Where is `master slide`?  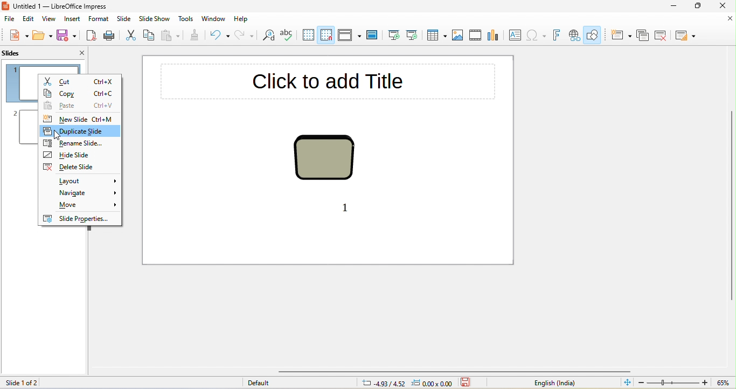
master slide is located at coordinates (374, 36).